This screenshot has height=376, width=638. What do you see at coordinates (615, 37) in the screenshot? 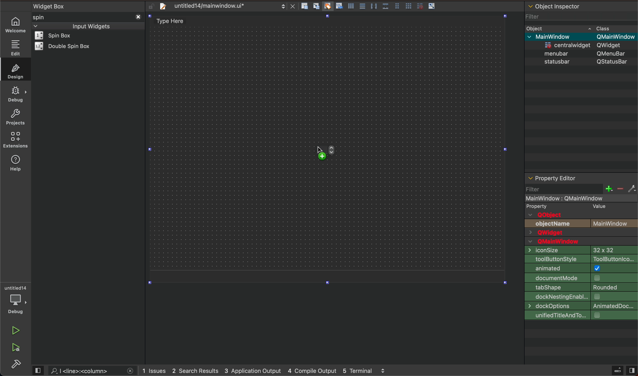
I see `` at bounding box center [615, 37].